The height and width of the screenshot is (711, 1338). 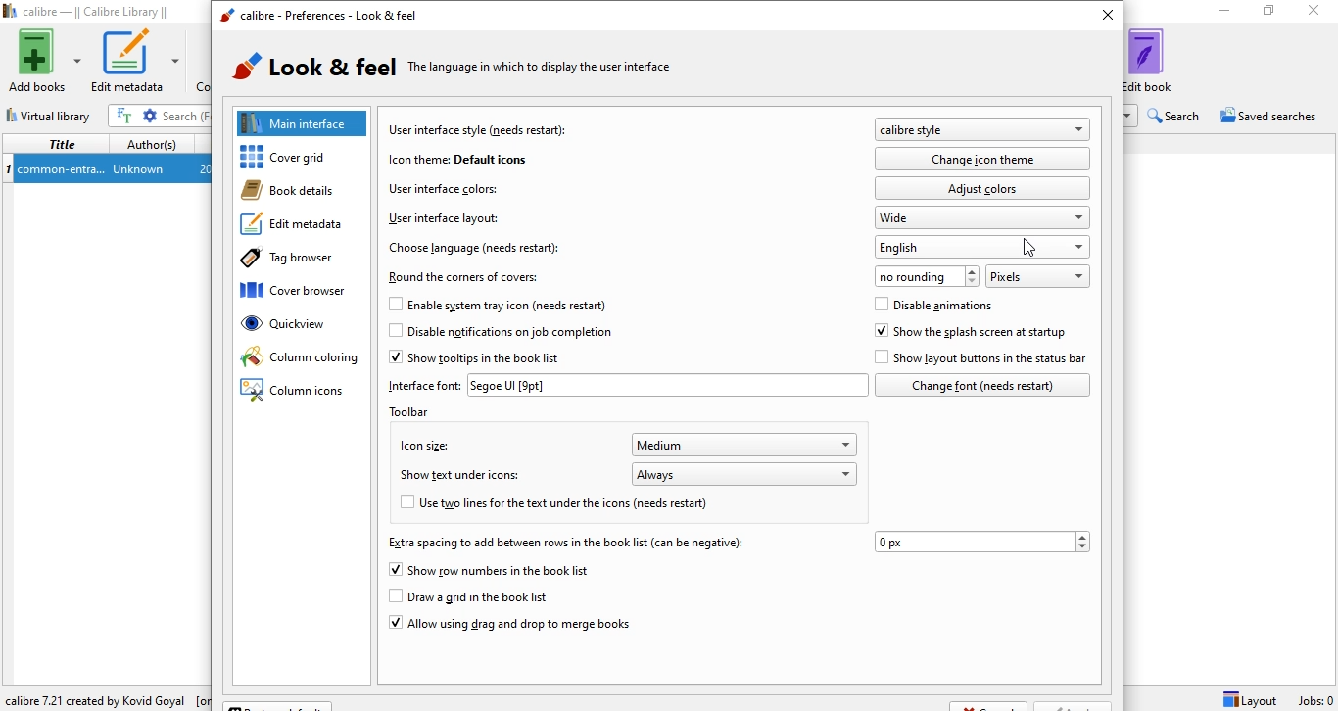 What do you see at coordinates (442, 218) in the screenshot?
I see `user interface layout` at bounding box center [442, 218].